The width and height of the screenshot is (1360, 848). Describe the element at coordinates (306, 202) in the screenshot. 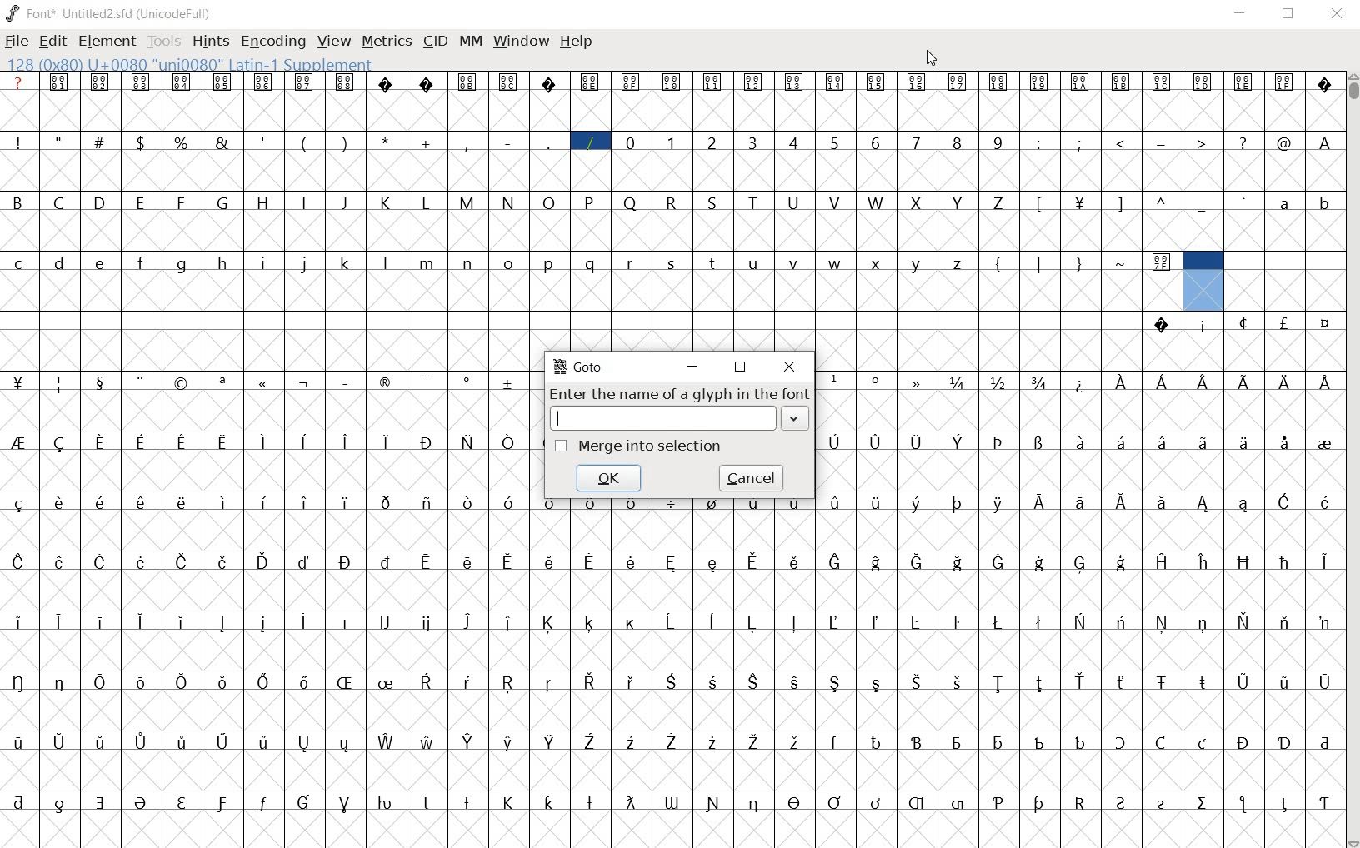

I see `I` at that location.